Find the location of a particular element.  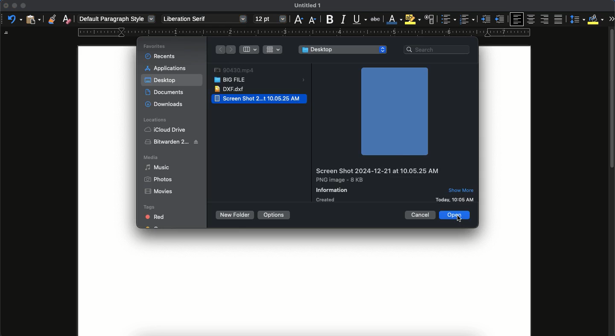

movies is located at coordinates (160, 191).